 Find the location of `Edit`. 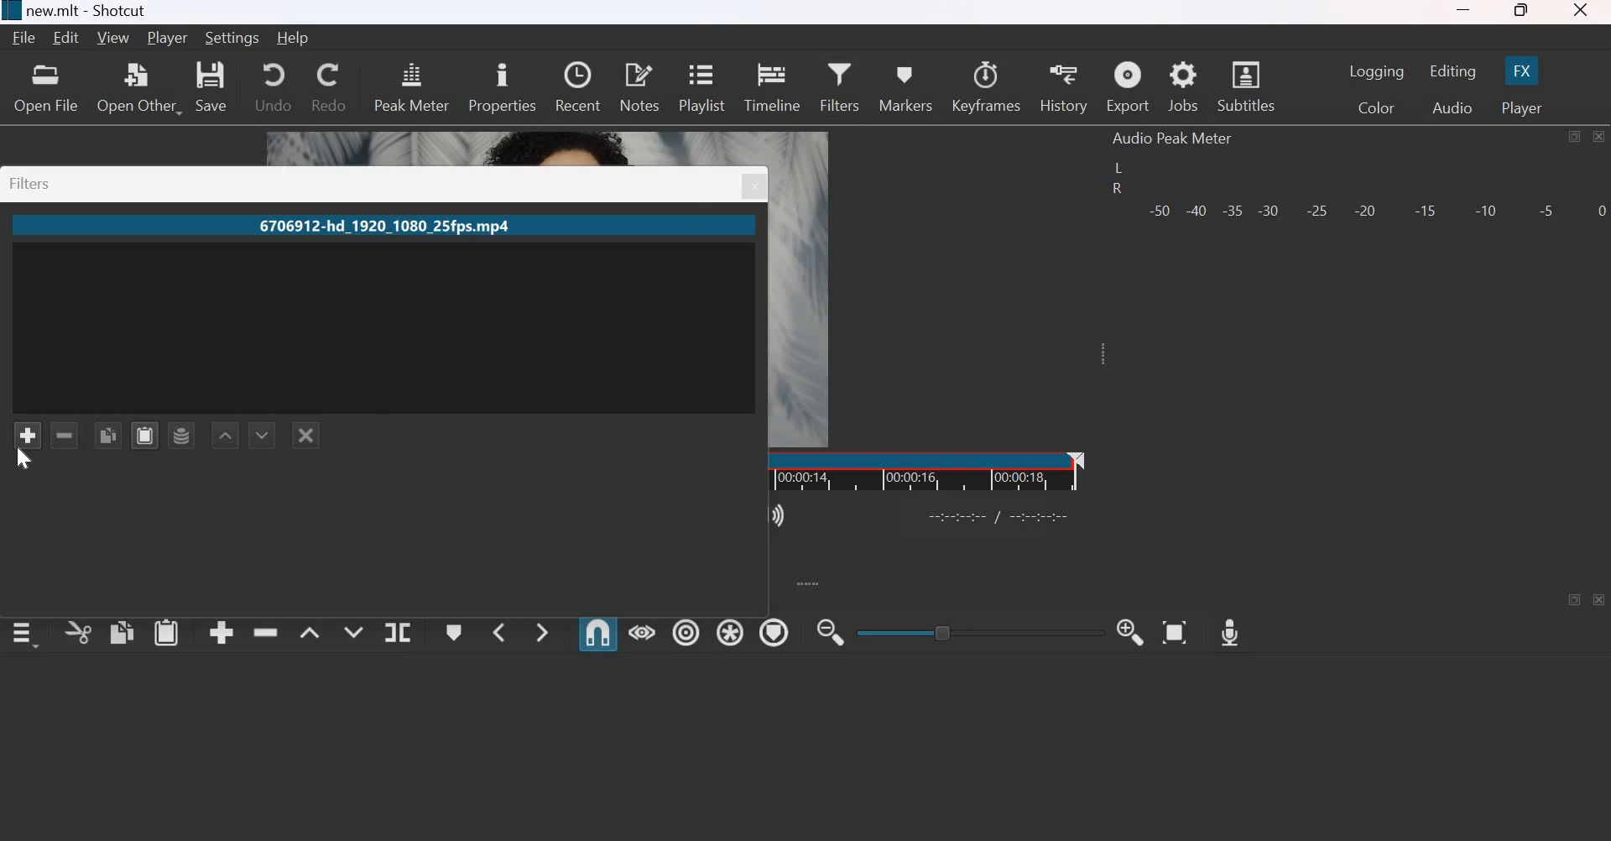

Edit is located at coordinates (69, 38).